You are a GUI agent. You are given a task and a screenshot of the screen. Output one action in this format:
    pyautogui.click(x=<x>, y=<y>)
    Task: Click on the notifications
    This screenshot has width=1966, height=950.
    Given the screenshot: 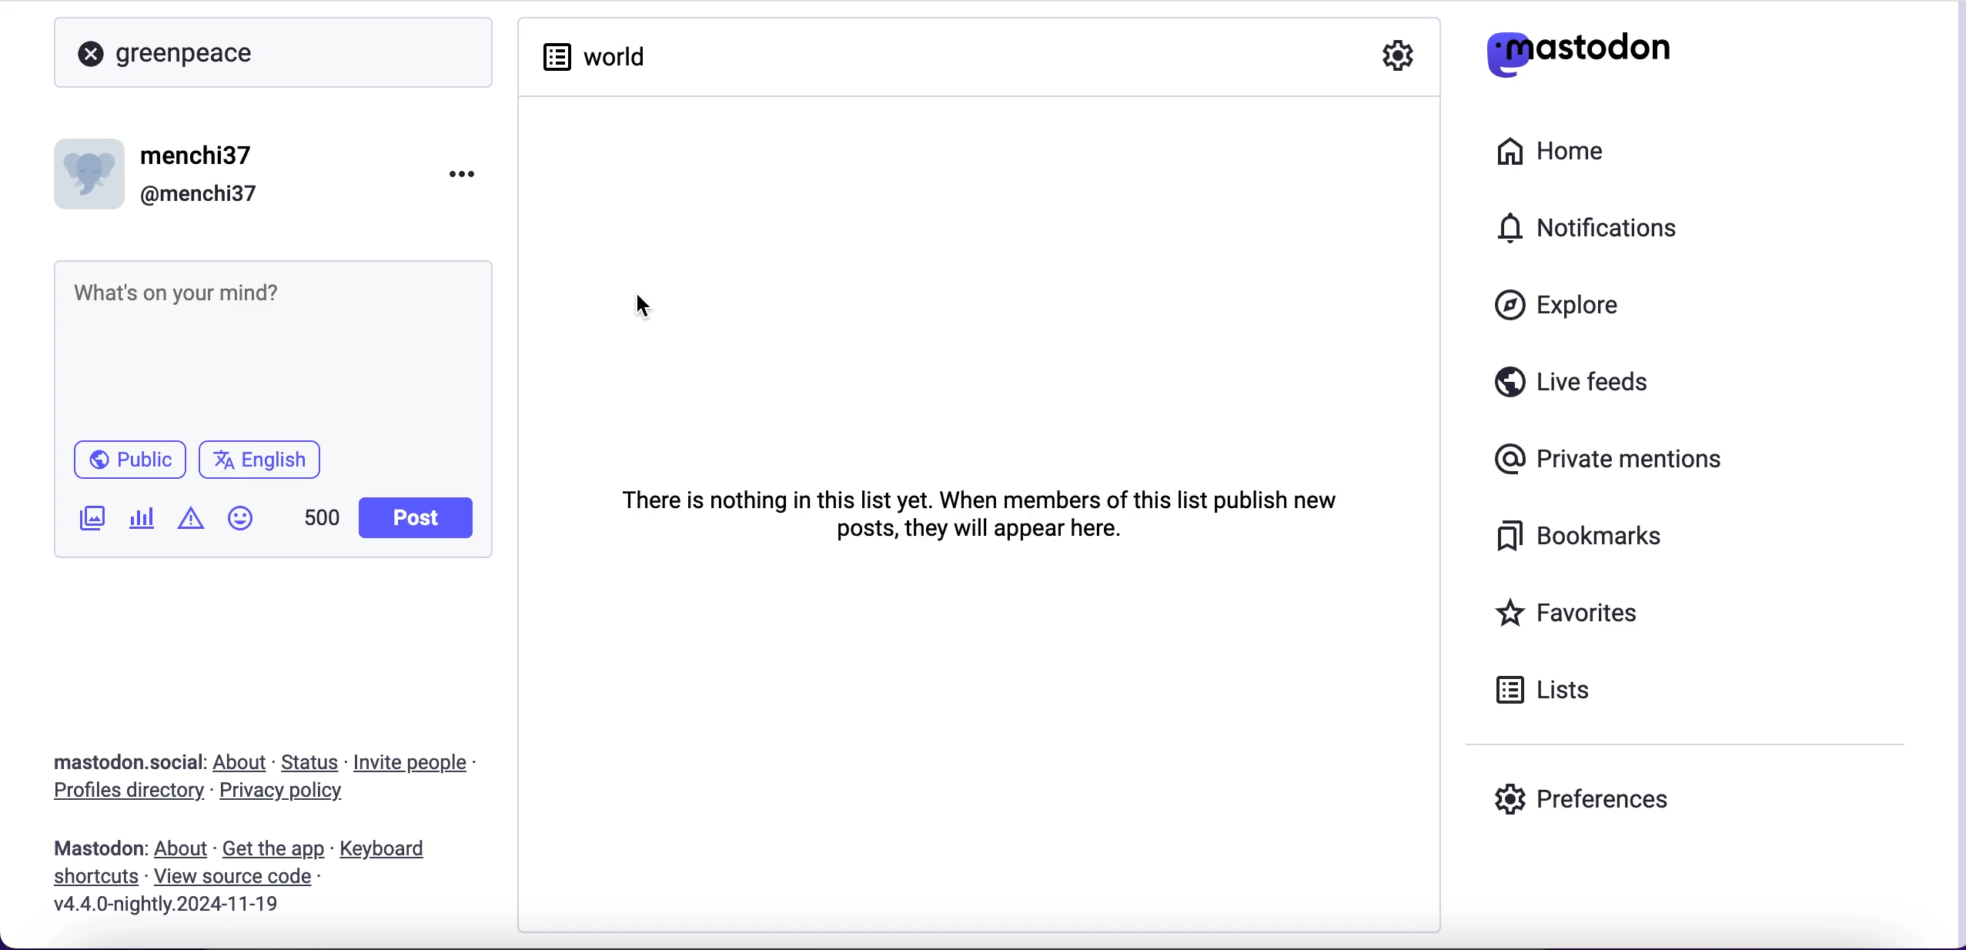 What is the action you would take?
    pyautogui.click(x=1595, y=227)
    